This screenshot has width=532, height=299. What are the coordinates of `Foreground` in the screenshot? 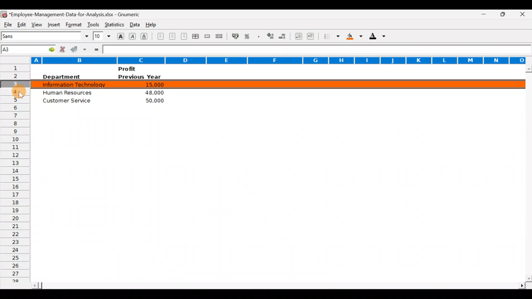 It's located at (379, 38).